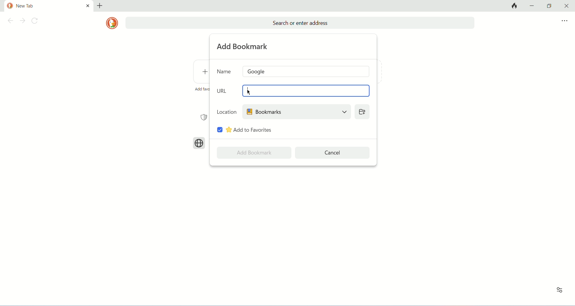 The width and height of the screenshot is (575, 306). What do you see at coordinates (549, 6) in the screenshot?
I see `maximize` at bounding box center [549, 6].